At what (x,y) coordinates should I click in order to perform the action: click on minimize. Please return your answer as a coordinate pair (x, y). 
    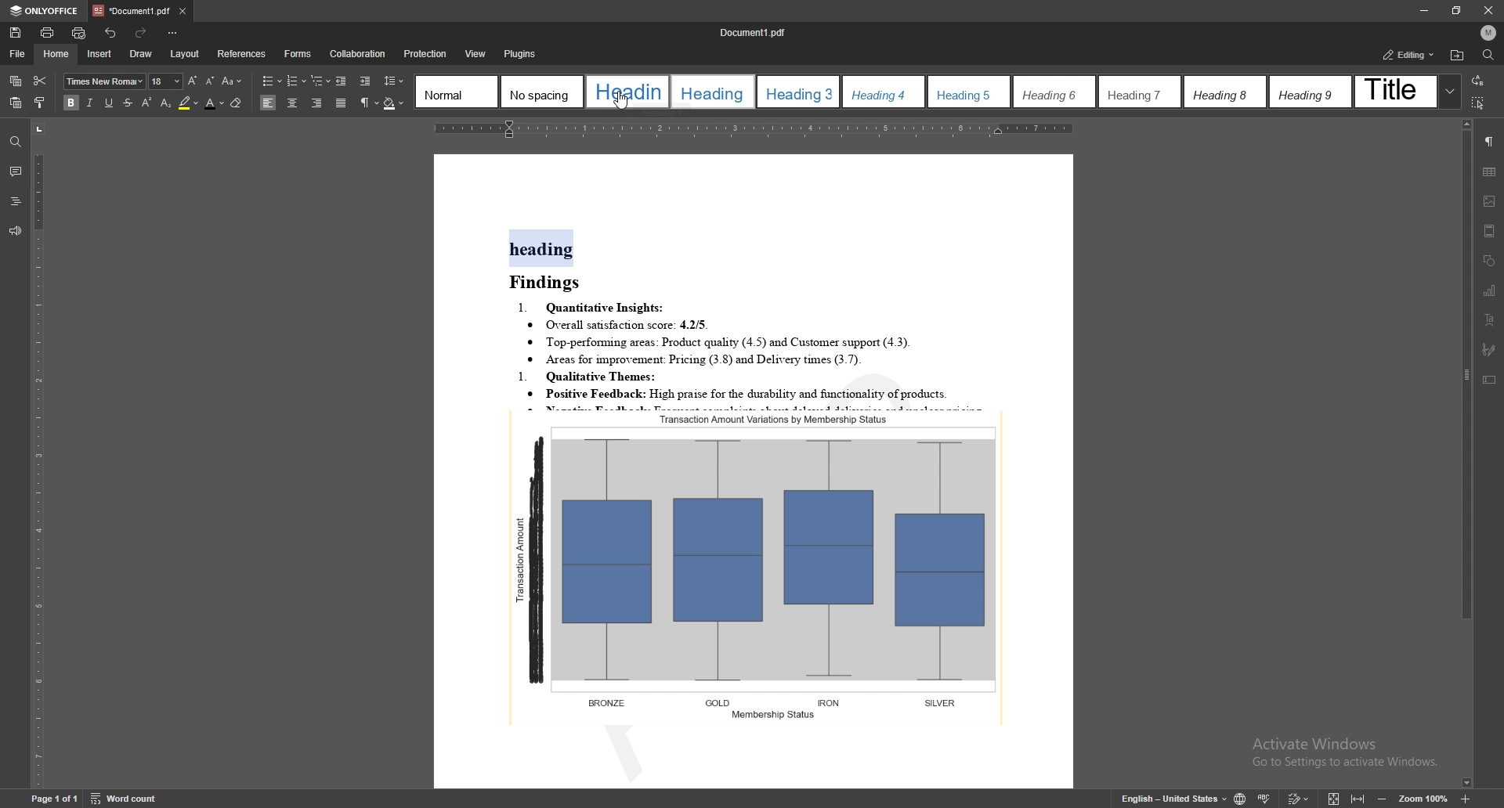
    Looking at the image, I should click on (1423, 10).